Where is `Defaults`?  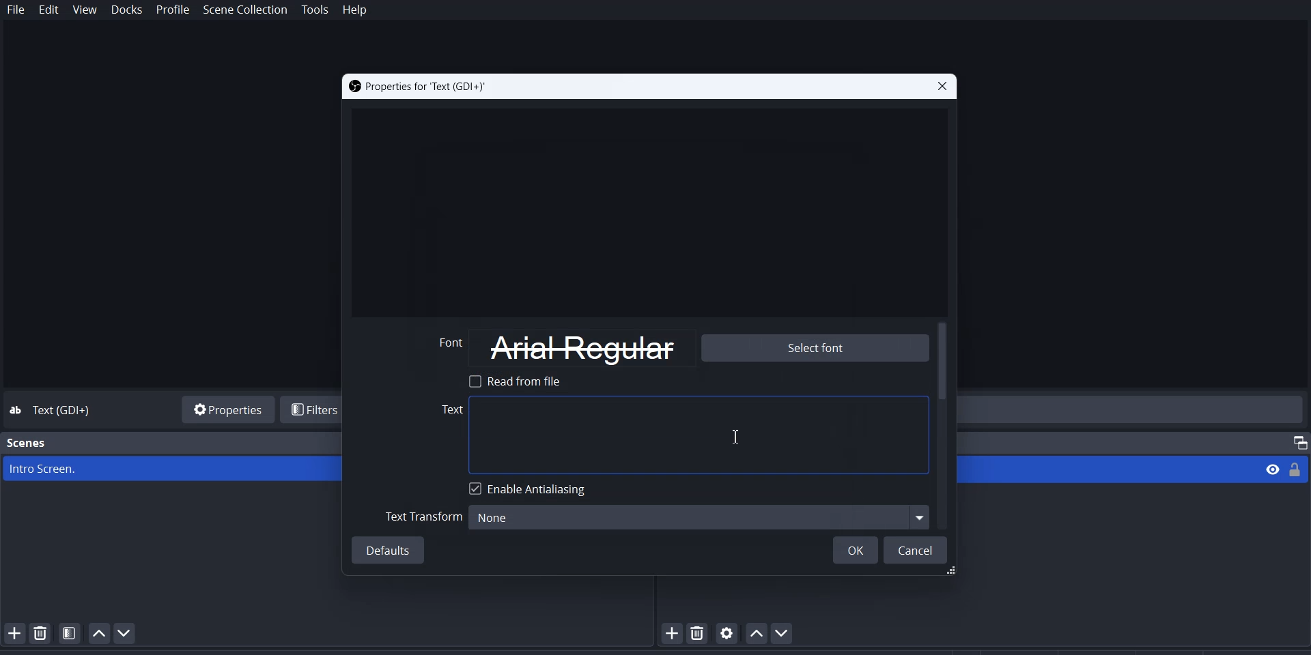
Defaults is located at coordinates (390, 551).